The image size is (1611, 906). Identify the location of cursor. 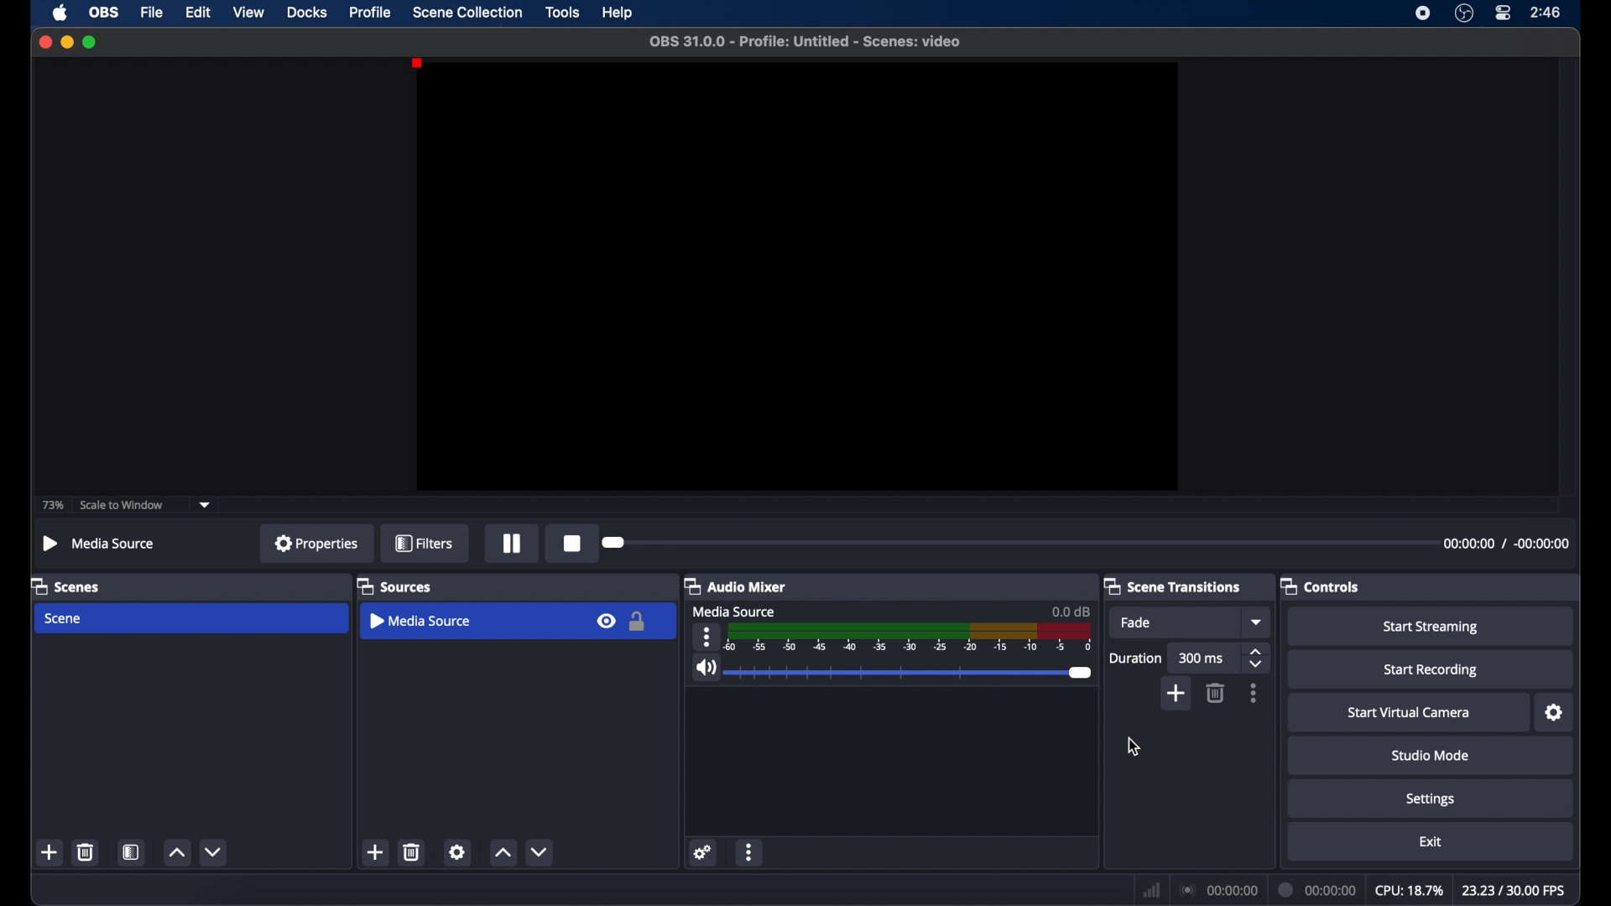
(1133, 747).